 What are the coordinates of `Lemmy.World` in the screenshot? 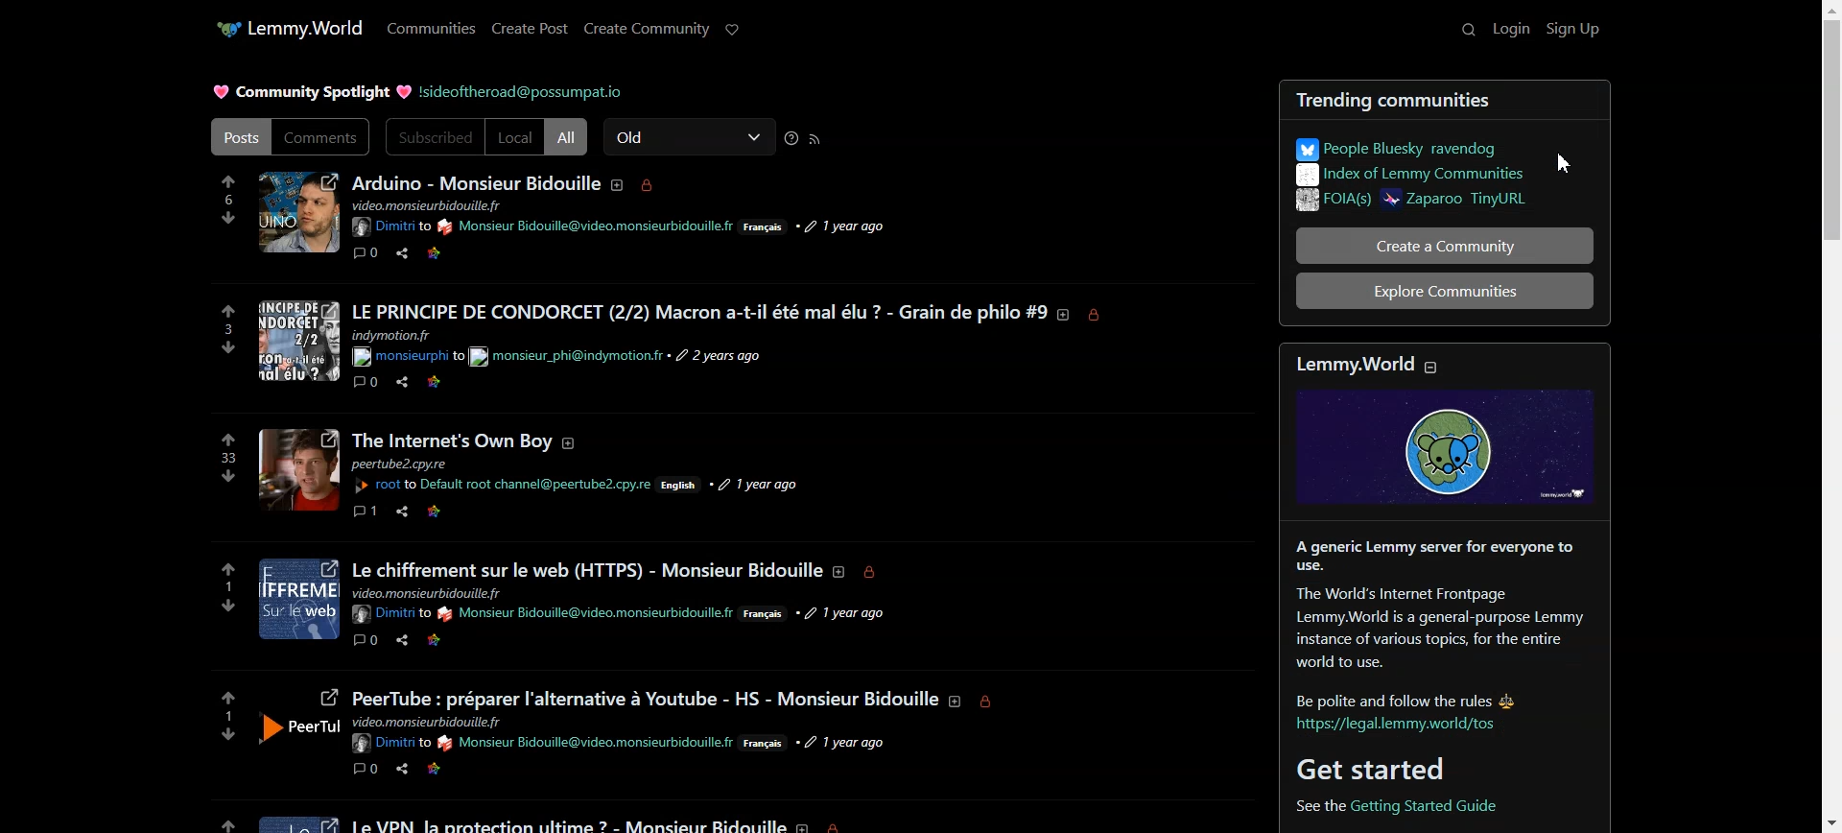 It's located at (1351, 362).